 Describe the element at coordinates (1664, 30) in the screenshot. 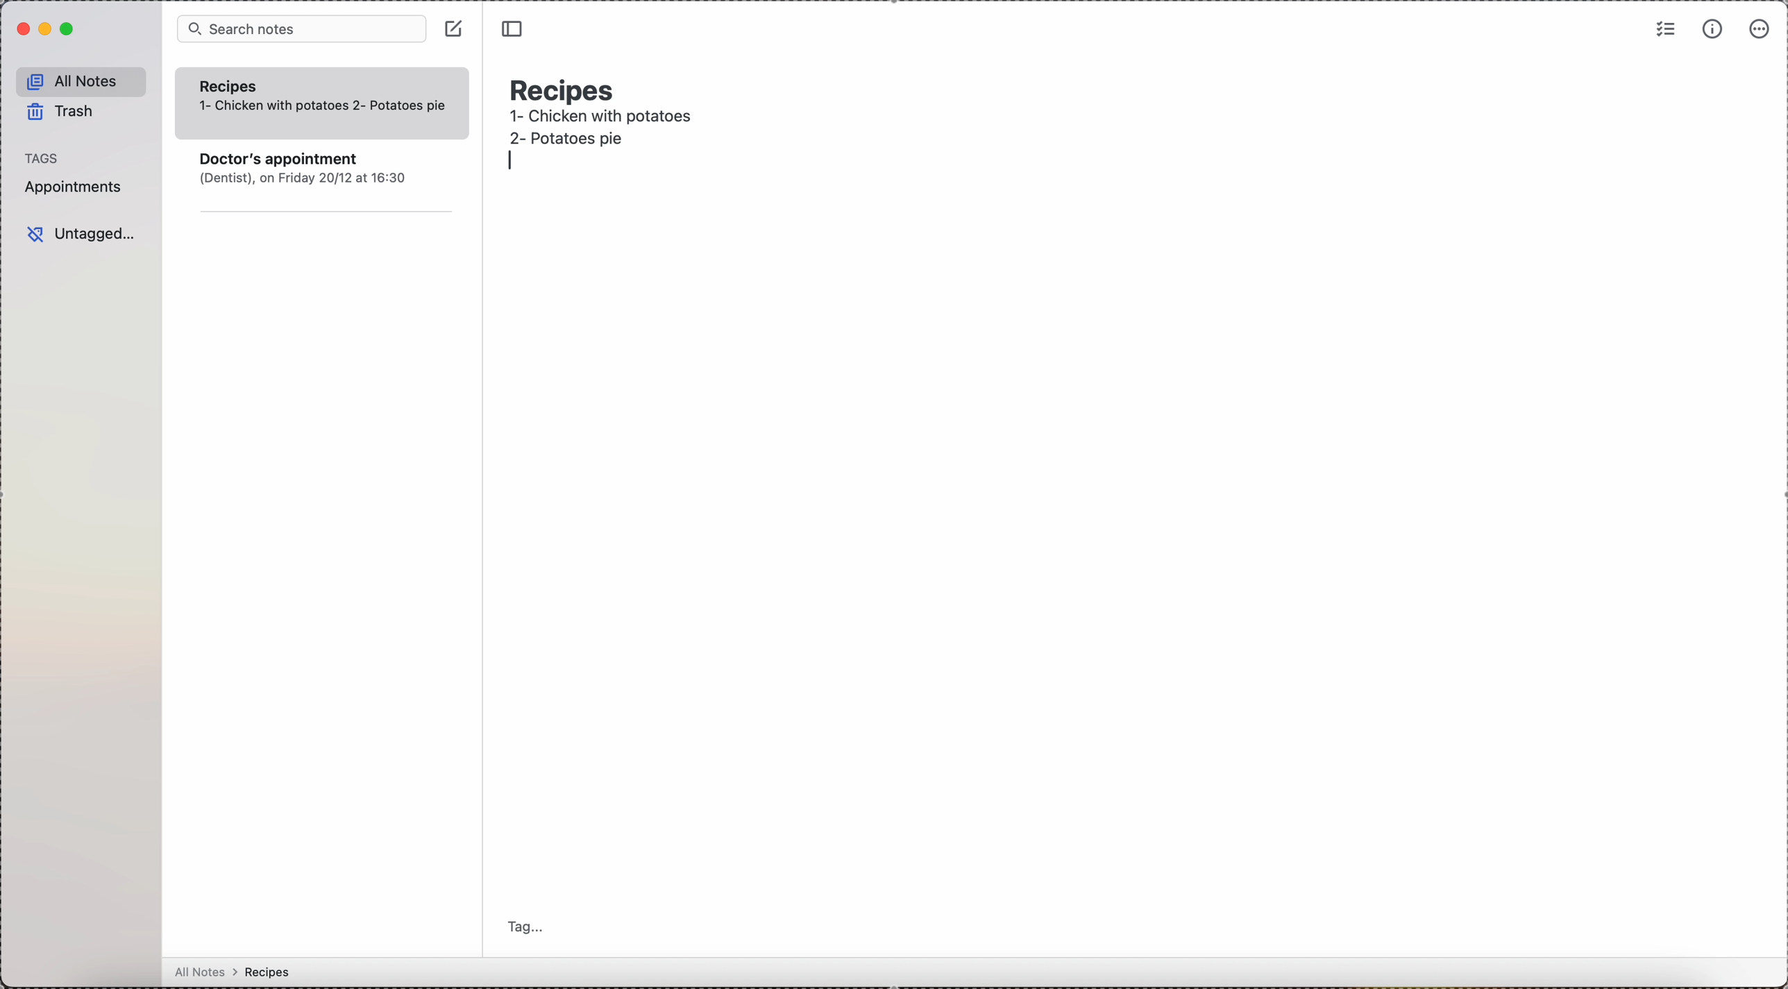

I see `check list` at that location.